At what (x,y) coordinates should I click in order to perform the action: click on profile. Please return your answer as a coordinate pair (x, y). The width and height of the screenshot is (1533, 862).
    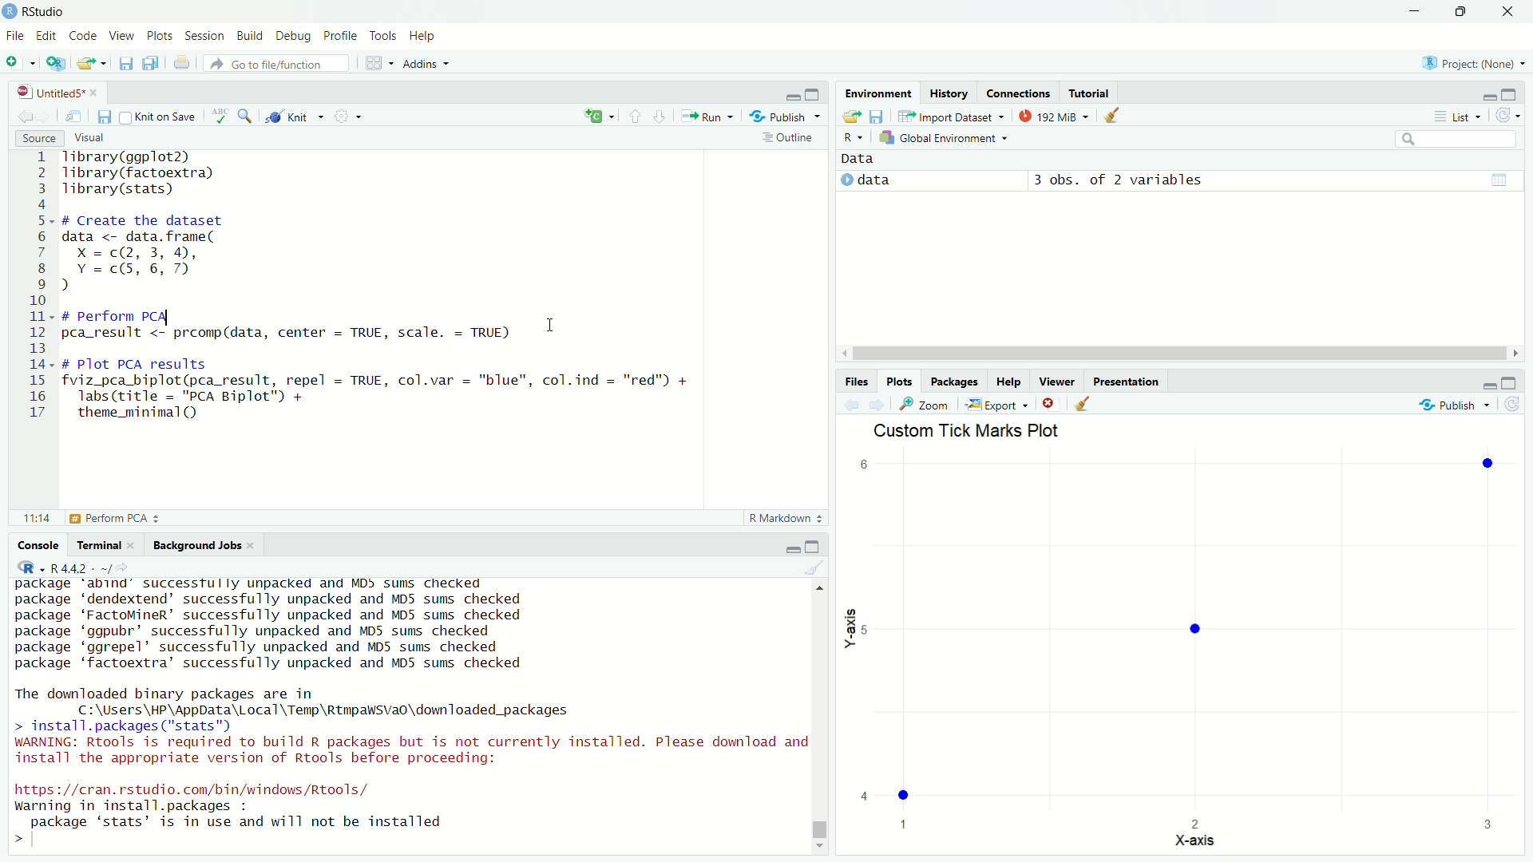
    Looking at the image, I should click on (342, 37).